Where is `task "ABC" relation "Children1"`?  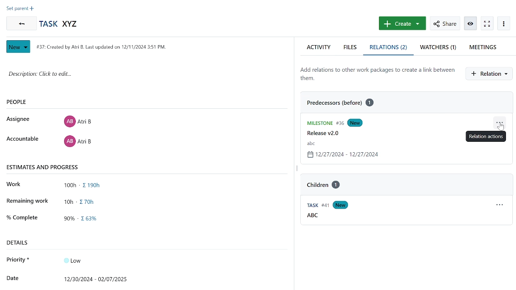 task "ABC" relation "Children1" is located at coordinates (322, 183).